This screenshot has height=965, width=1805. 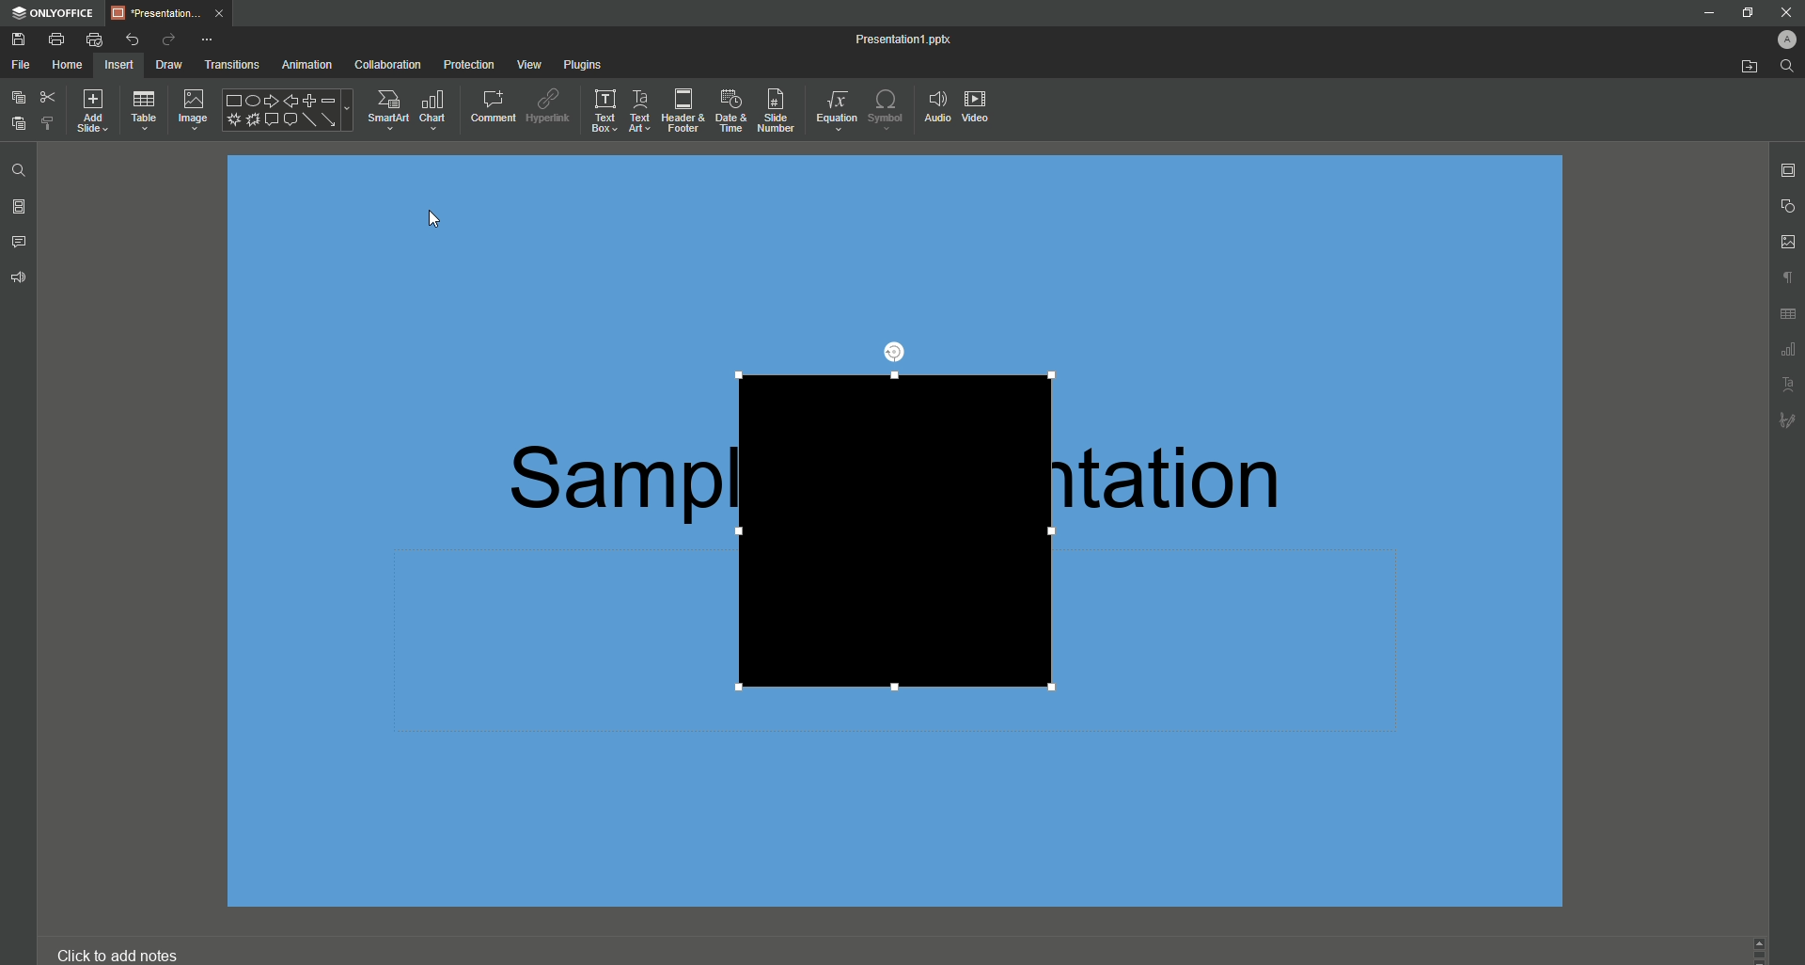 What do you see at coordinates (386, 63) in the screenshot?
I see `Collaboration` at bounding box center [386, 63].